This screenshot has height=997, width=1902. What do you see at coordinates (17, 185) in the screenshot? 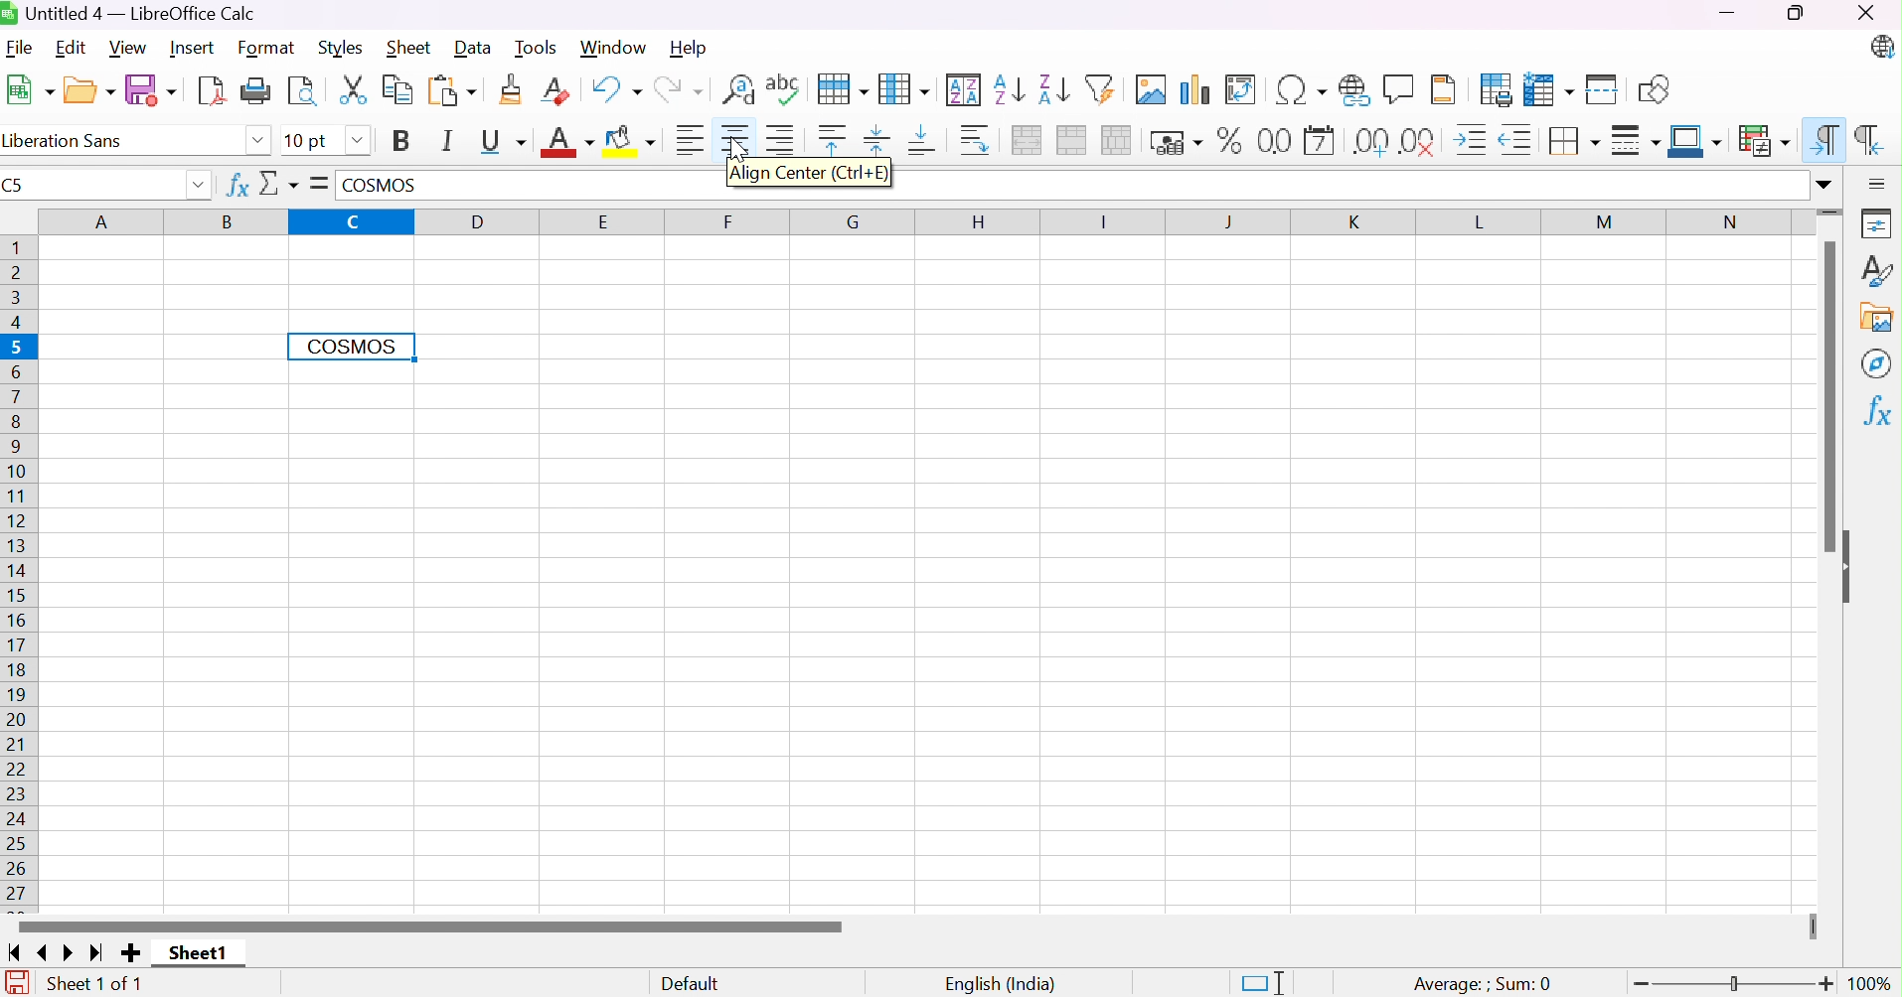
I see `C5` at bounding box center [17, 185].